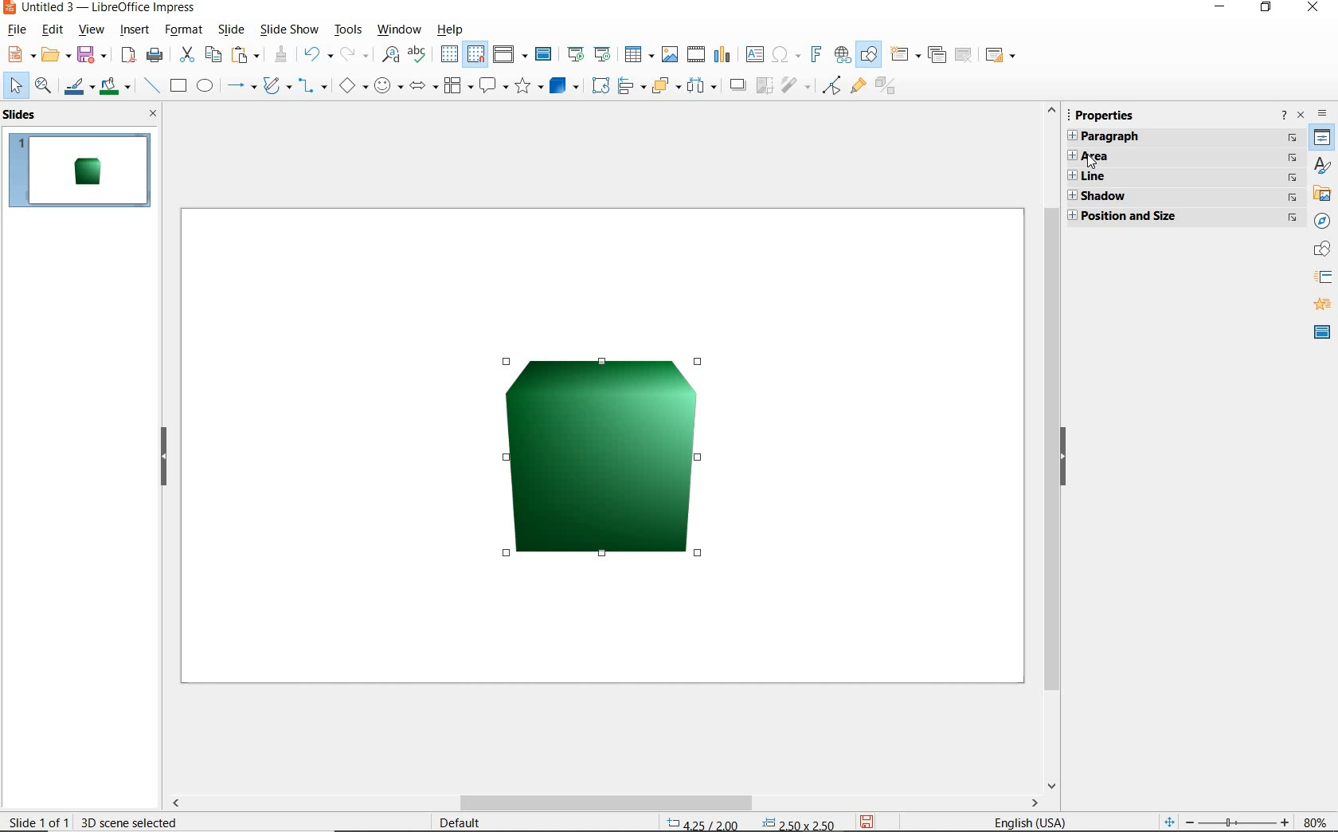 This screenshot has width=1338, height=832. I want to click on insert chart, so click(722, 55).